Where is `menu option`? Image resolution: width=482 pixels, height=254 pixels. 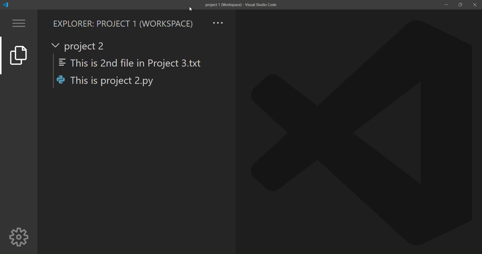
menu option is located at coordinates (19, 23).